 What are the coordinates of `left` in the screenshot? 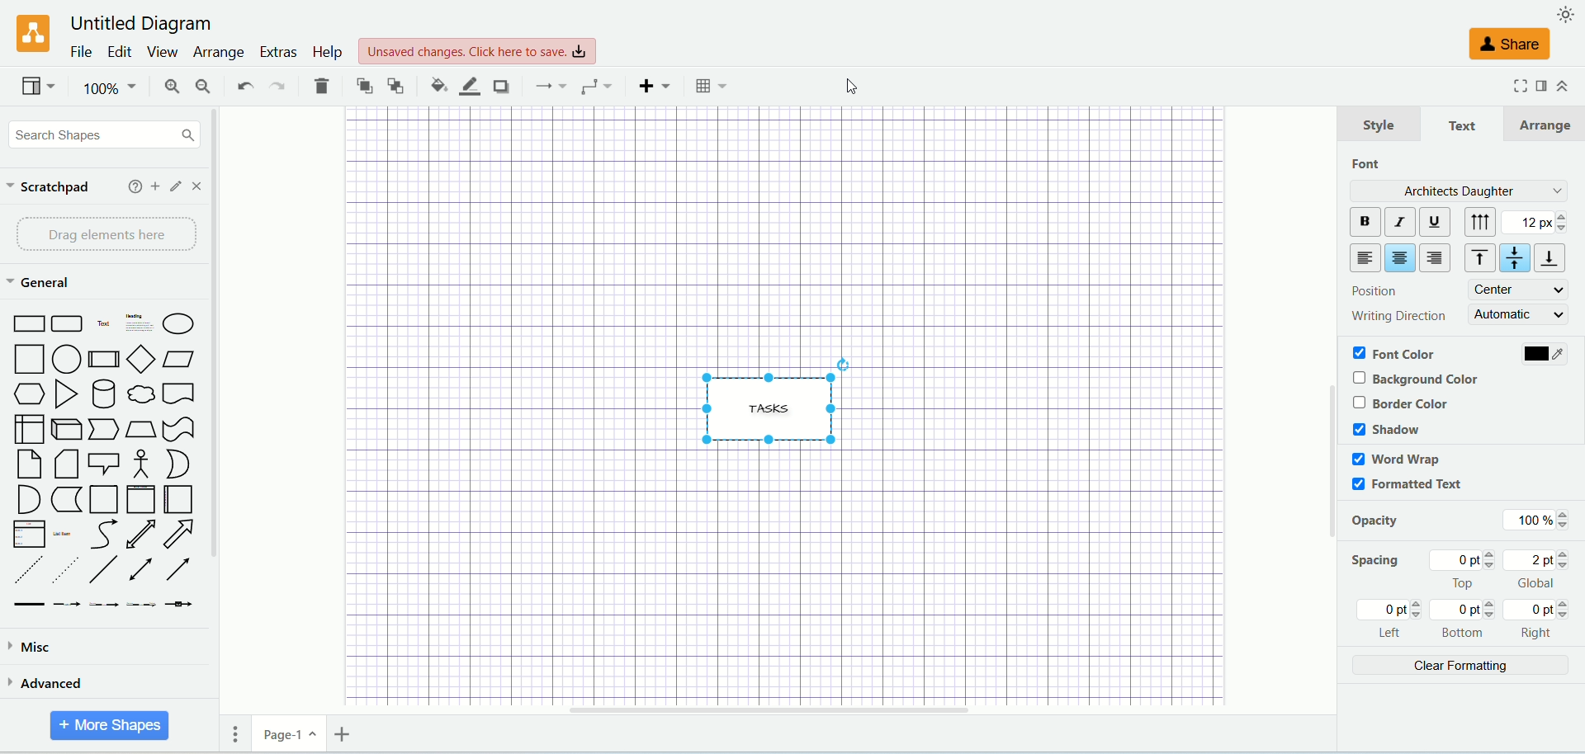 It's located at (1365, 258).